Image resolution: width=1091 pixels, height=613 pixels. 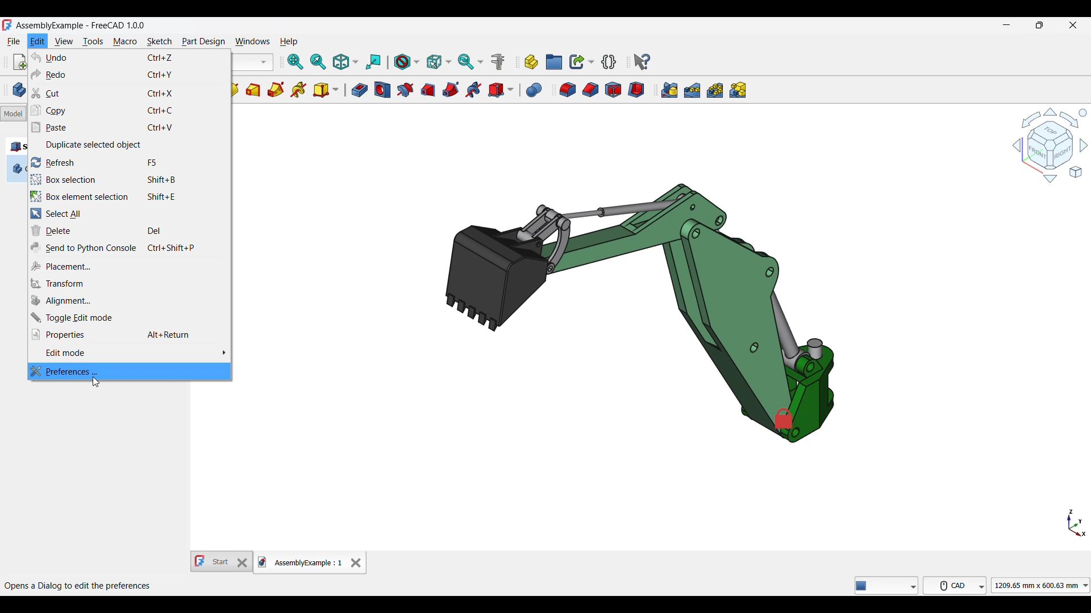 I want to click on AssemblyExample: 1, so click(x=301, y=564).